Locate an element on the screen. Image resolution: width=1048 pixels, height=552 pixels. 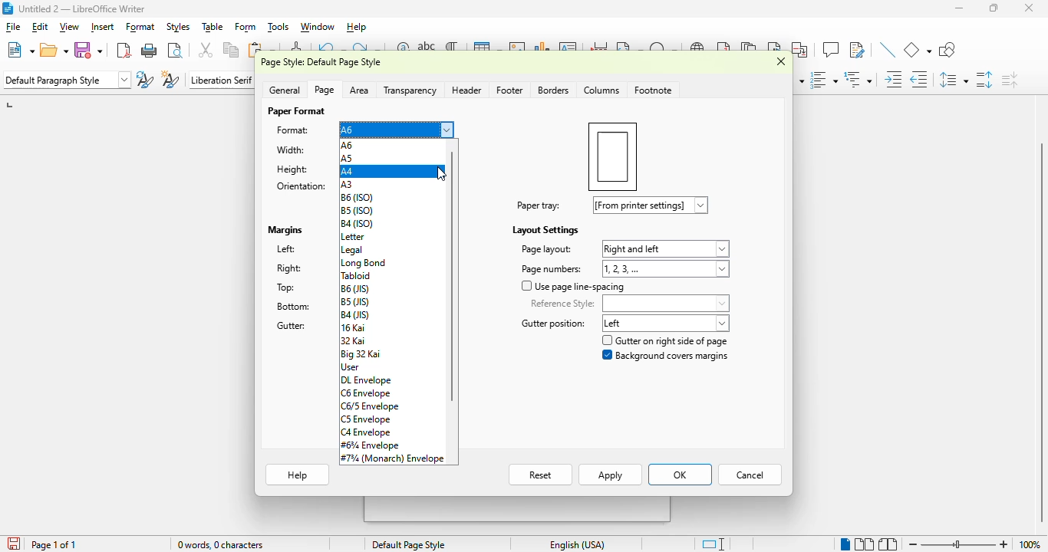
header is located at coordinates (466, 90).